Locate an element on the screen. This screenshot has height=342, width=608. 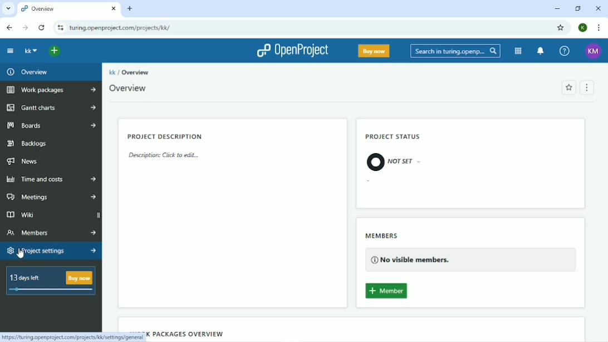
Restore down is located at coordinates (580, 9).